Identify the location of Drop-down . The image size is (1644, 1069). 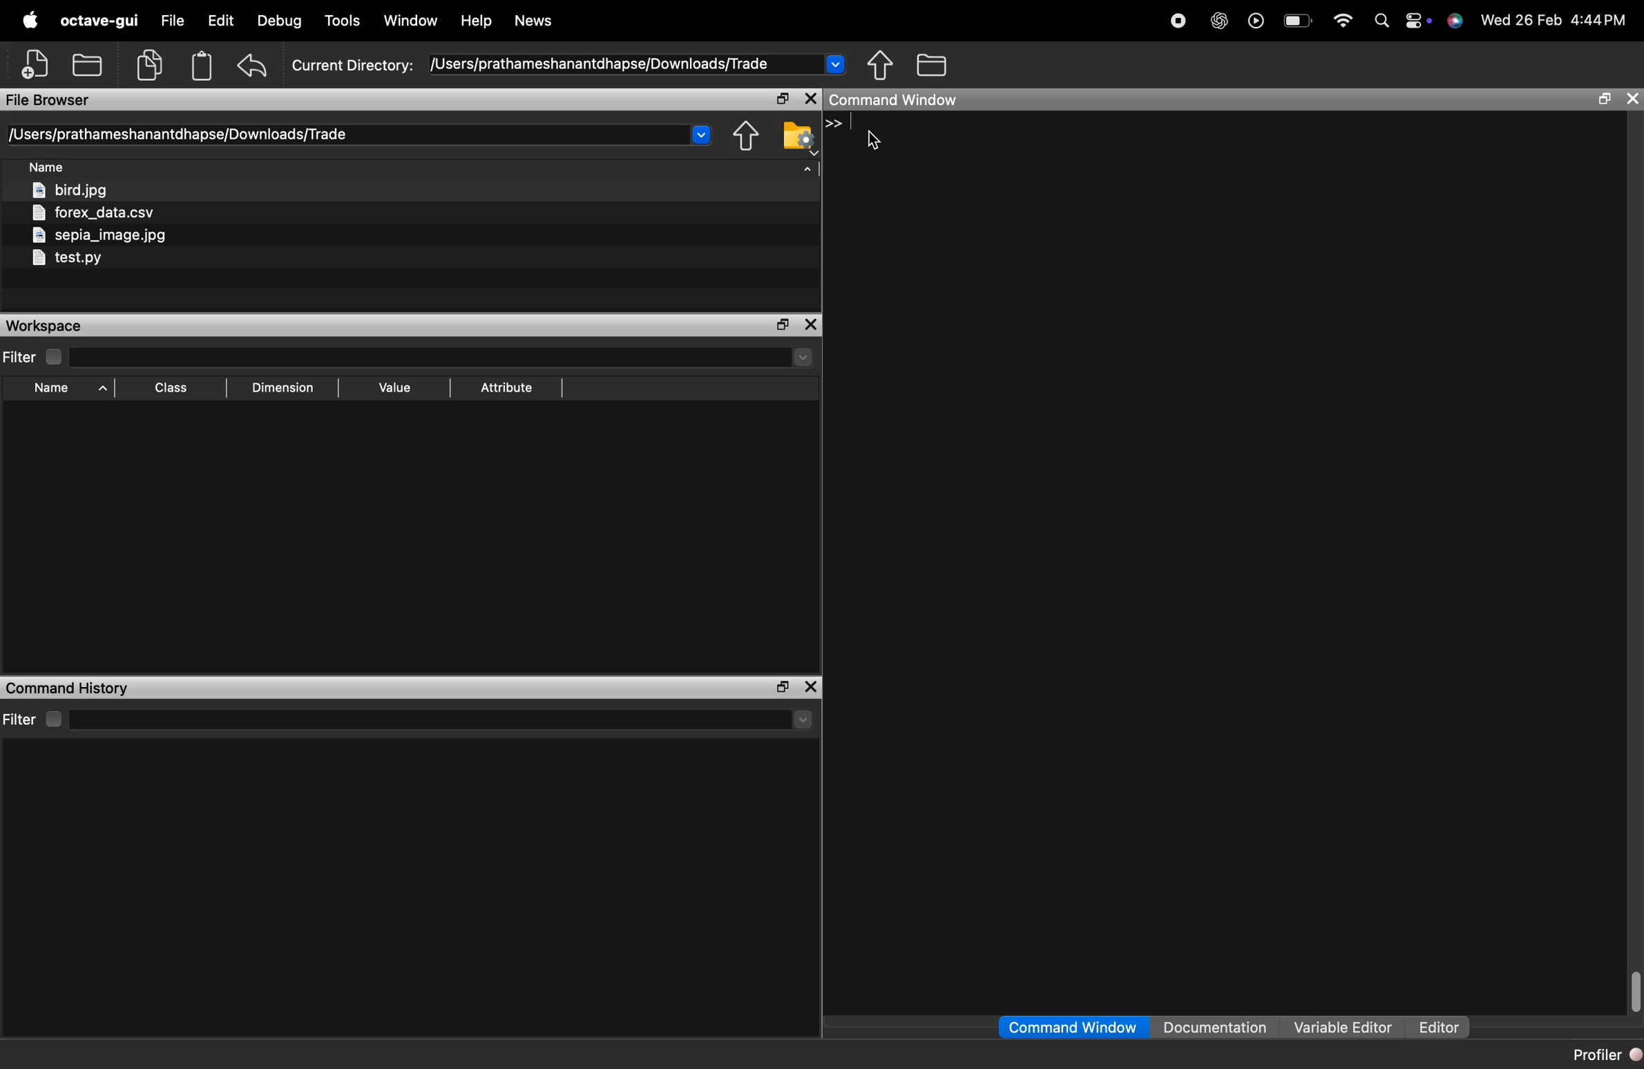
(702, 133).